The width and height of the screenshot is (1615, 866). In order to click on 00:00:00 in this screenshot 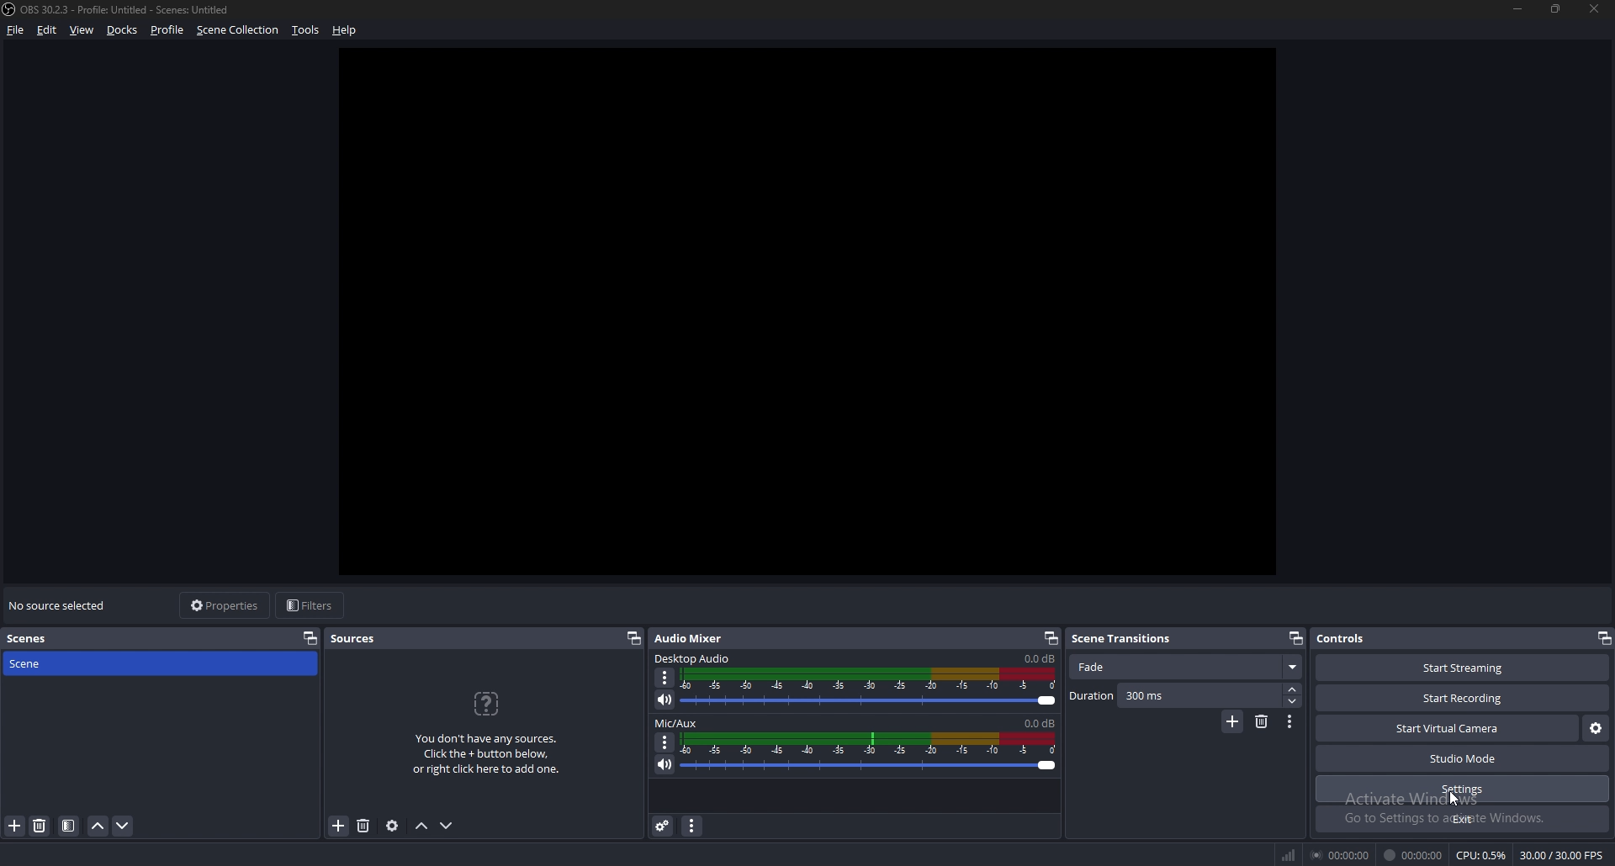, I will do `click(1339, 855)`.